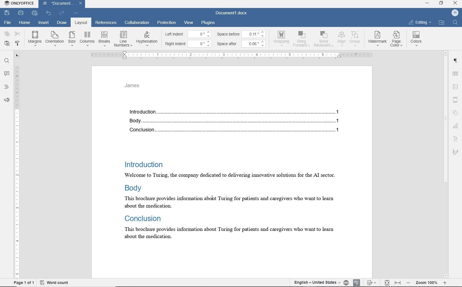 The height and width of the screenshot is (287, 462). I want to click on line numbers, so click(123, 39).